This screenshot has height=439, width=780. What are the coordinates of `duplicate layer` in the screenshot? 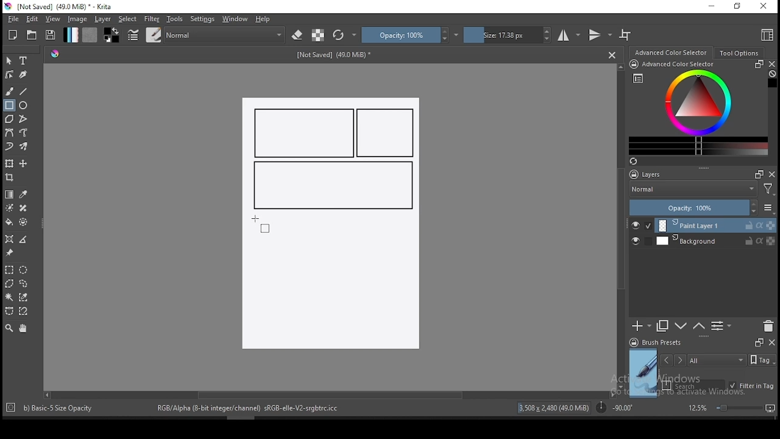 It's located at (663, 326).